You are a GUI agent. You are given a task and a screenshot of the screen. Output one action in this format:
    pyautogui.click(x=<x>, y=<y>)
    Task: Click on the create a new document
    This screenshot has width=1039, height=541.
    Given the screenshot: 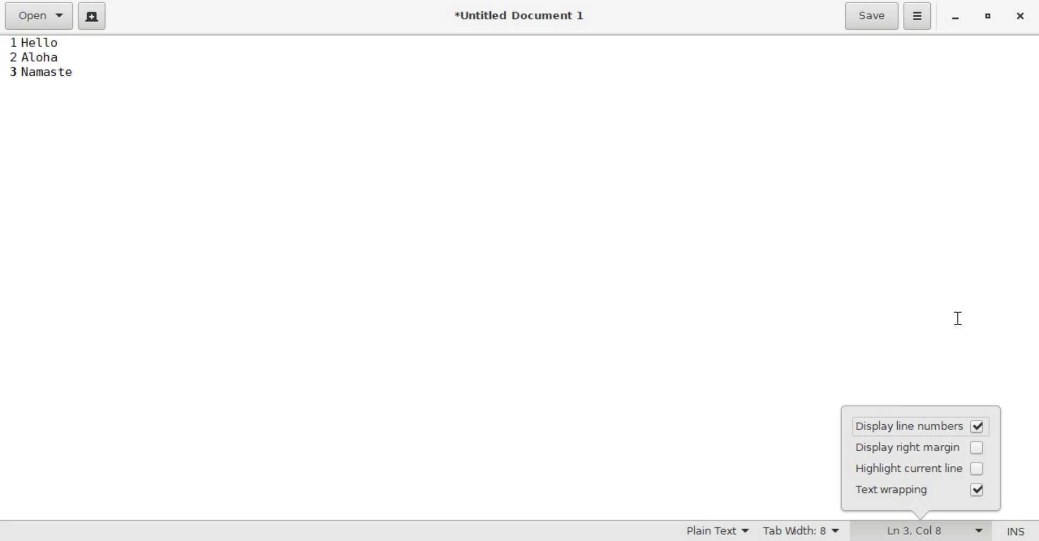 What is the action you would take?
    pyautogui.click(x=93, y=16)
    